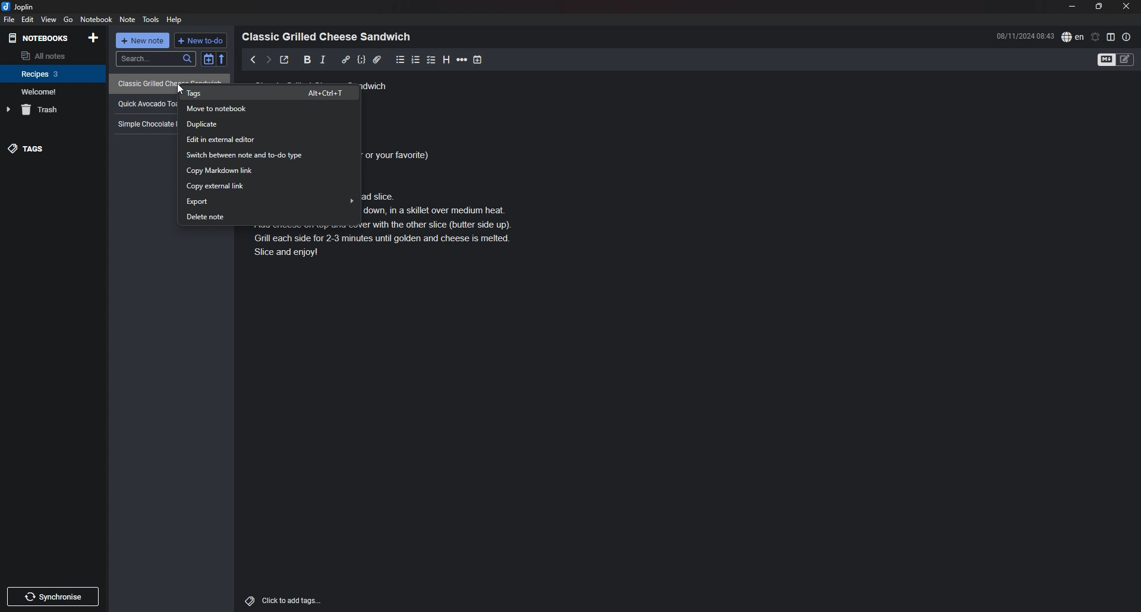 The height and width of the screenshot is (612, 1141). Describe the element at coordinates (479, 59) in the screenshot. I see `add time` at that location.